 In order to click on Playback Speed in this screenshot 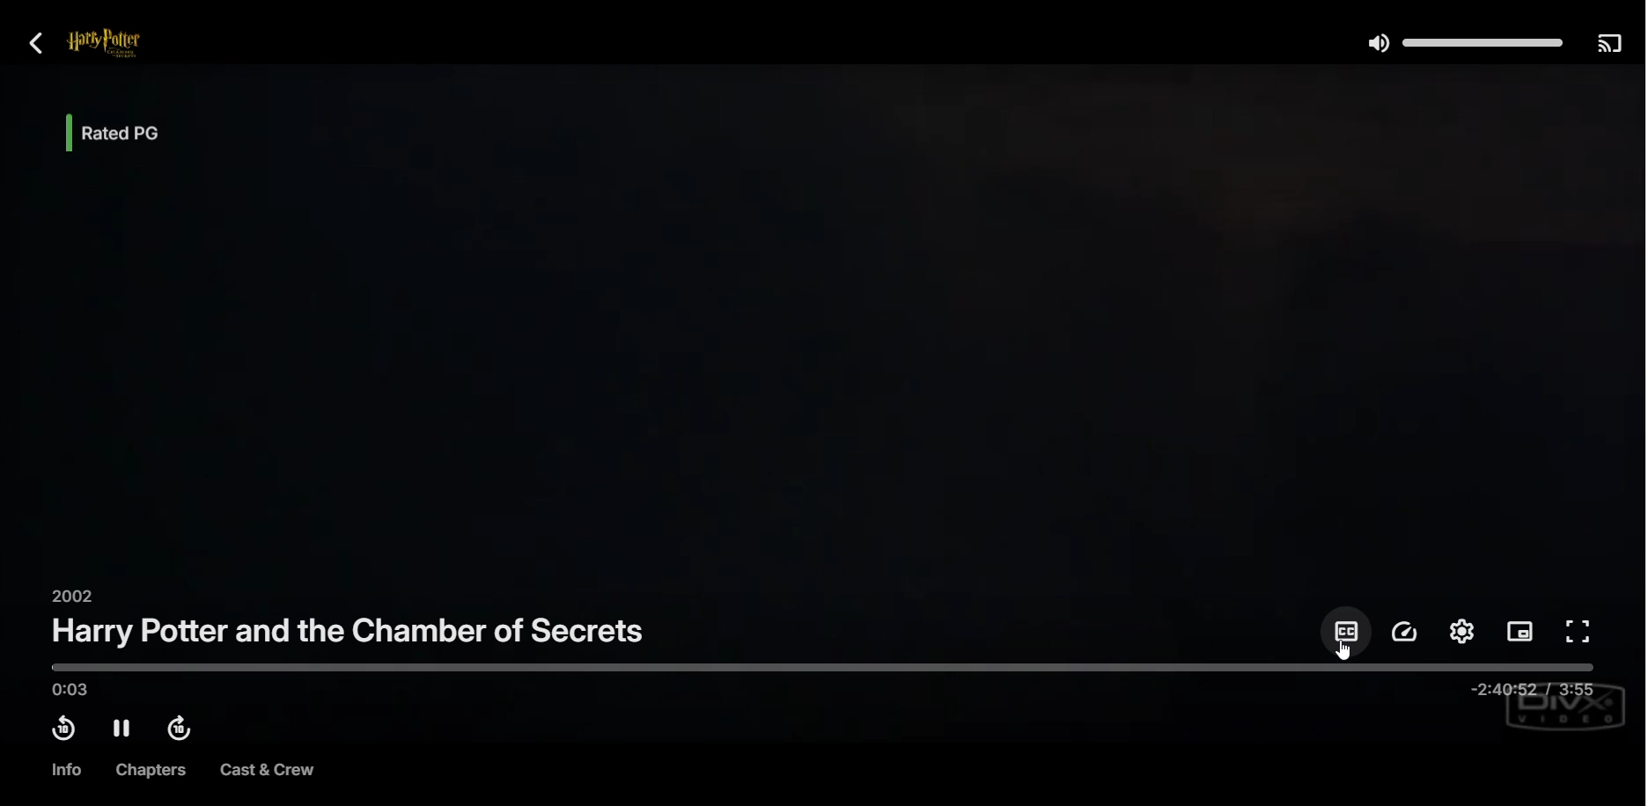, I will do `click(1406, 632)`.